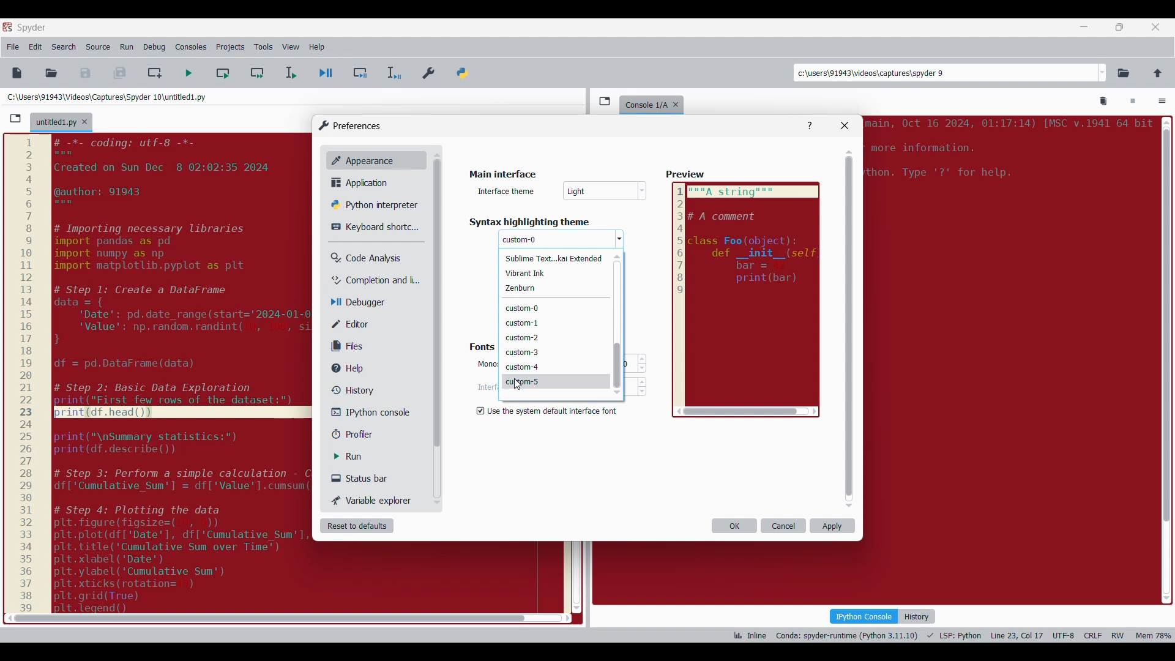 The width and height of the screenshot is (1175, 661). What do you see at coordinates (564, 222) in the screenshot?
I see `Respective section title` at bounding box center [564, 222].